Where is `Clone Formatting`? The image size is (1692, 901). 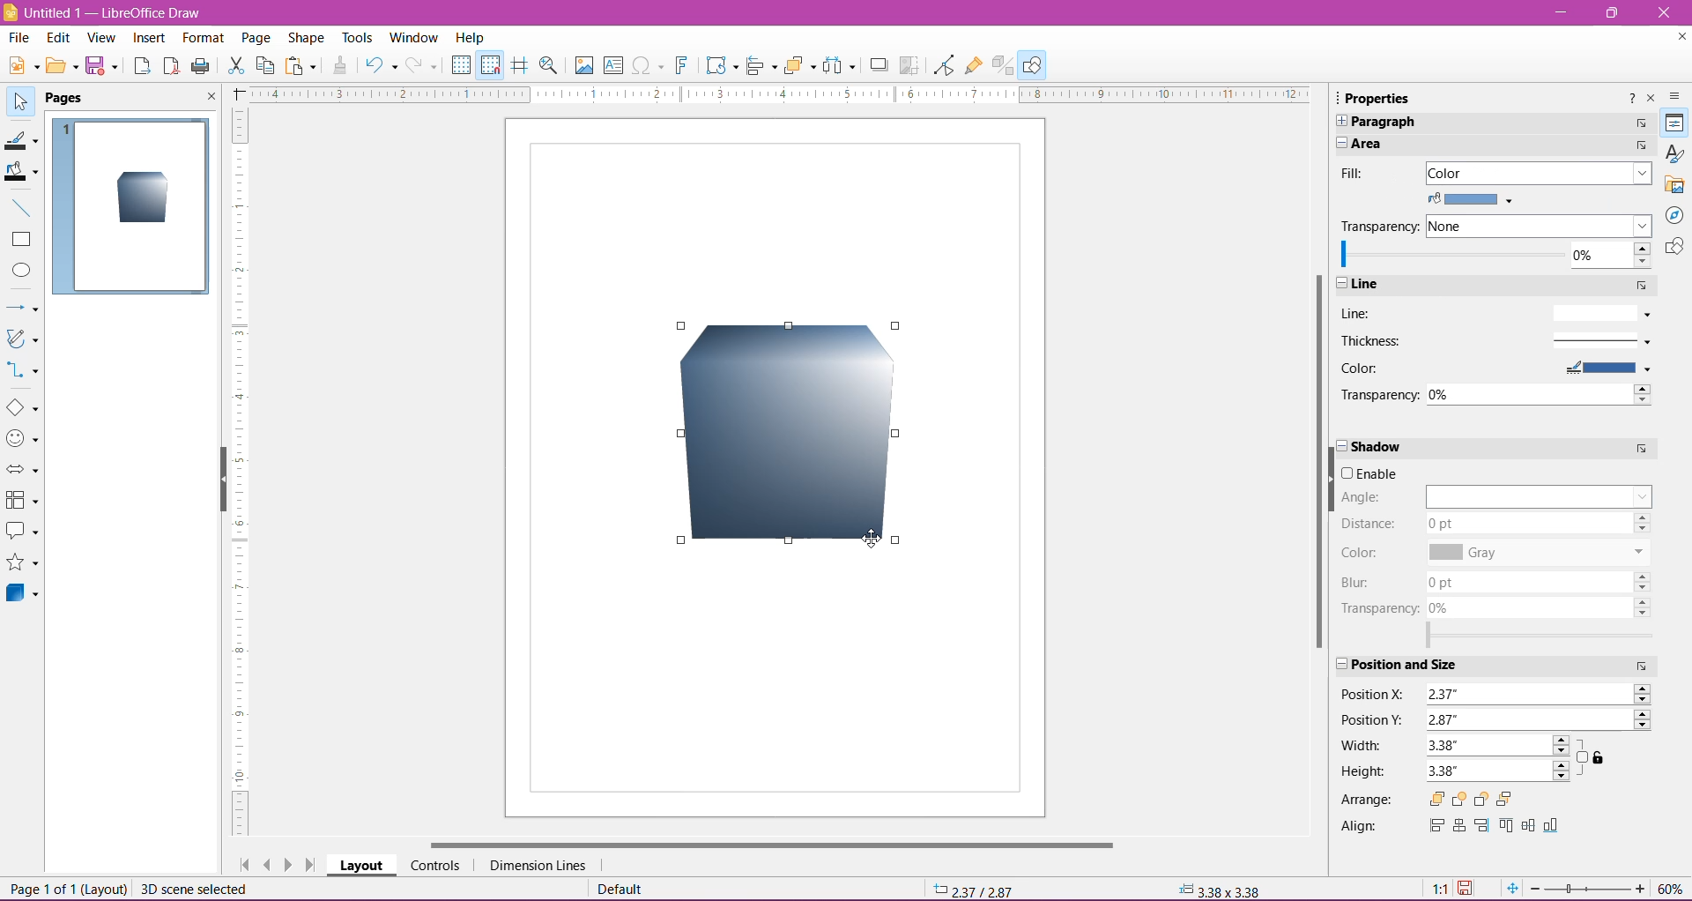 Clone Formatting is located at coordinates (341, 66).